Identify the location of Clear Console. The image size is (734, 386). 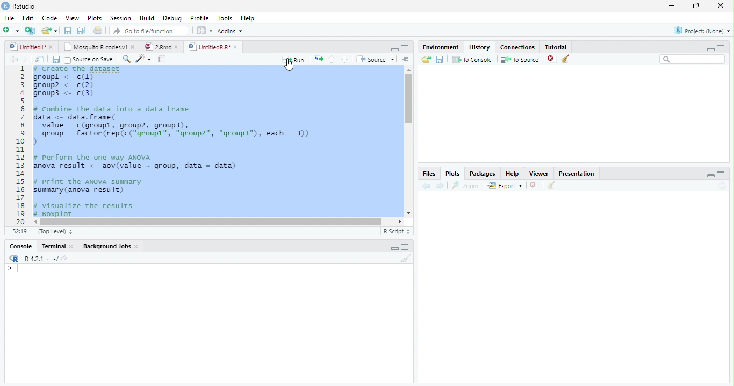
(550, 185).